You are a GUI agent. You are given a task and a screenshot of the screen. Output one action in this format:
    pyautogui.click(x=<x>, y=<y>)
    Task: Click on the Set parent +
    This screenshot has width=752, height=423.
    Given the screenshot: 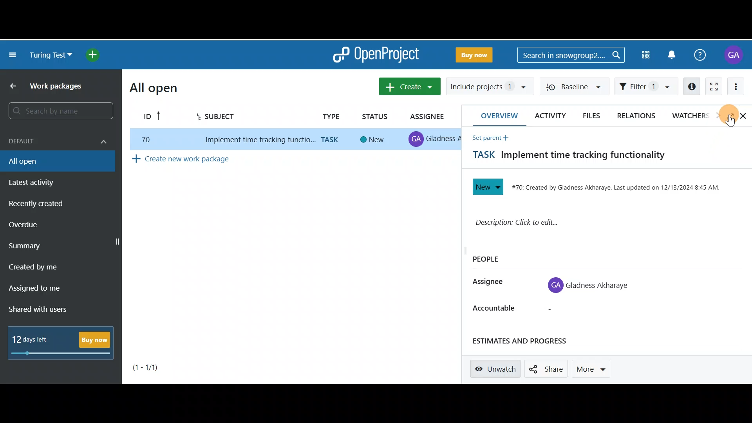 What is the action you would take?
    pyautogui.click(x=499, y=138)
    